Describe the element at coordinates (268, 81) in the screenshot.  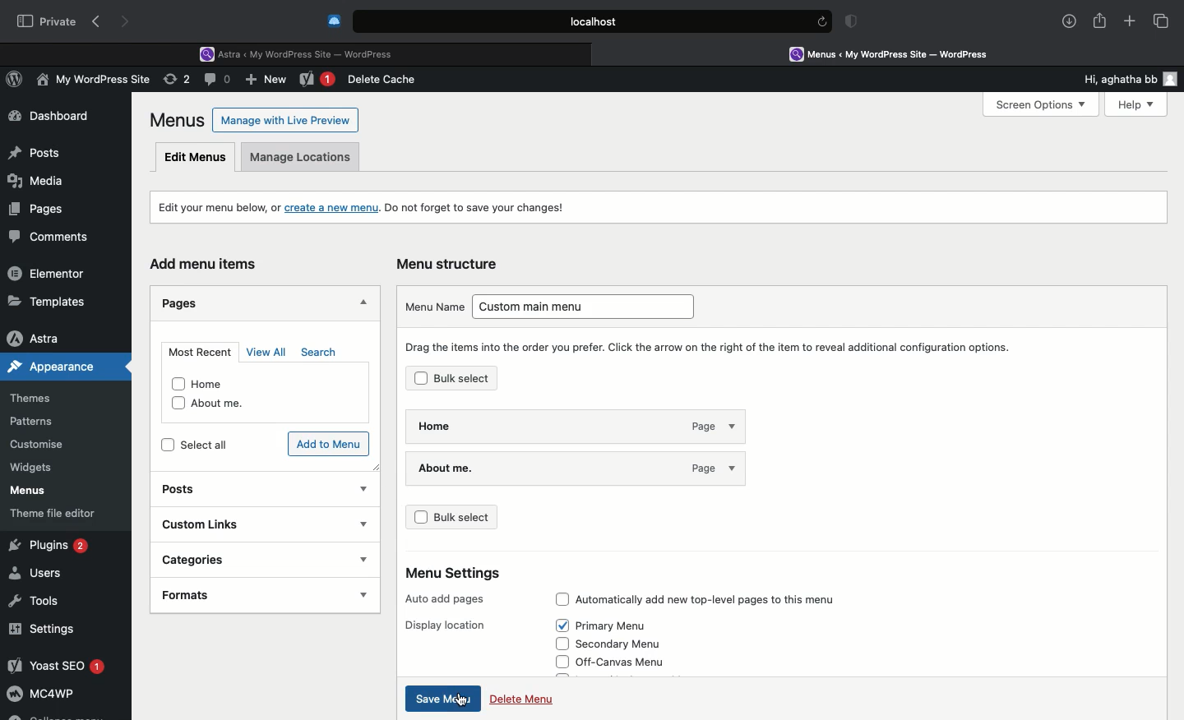
I see `New` at that location.